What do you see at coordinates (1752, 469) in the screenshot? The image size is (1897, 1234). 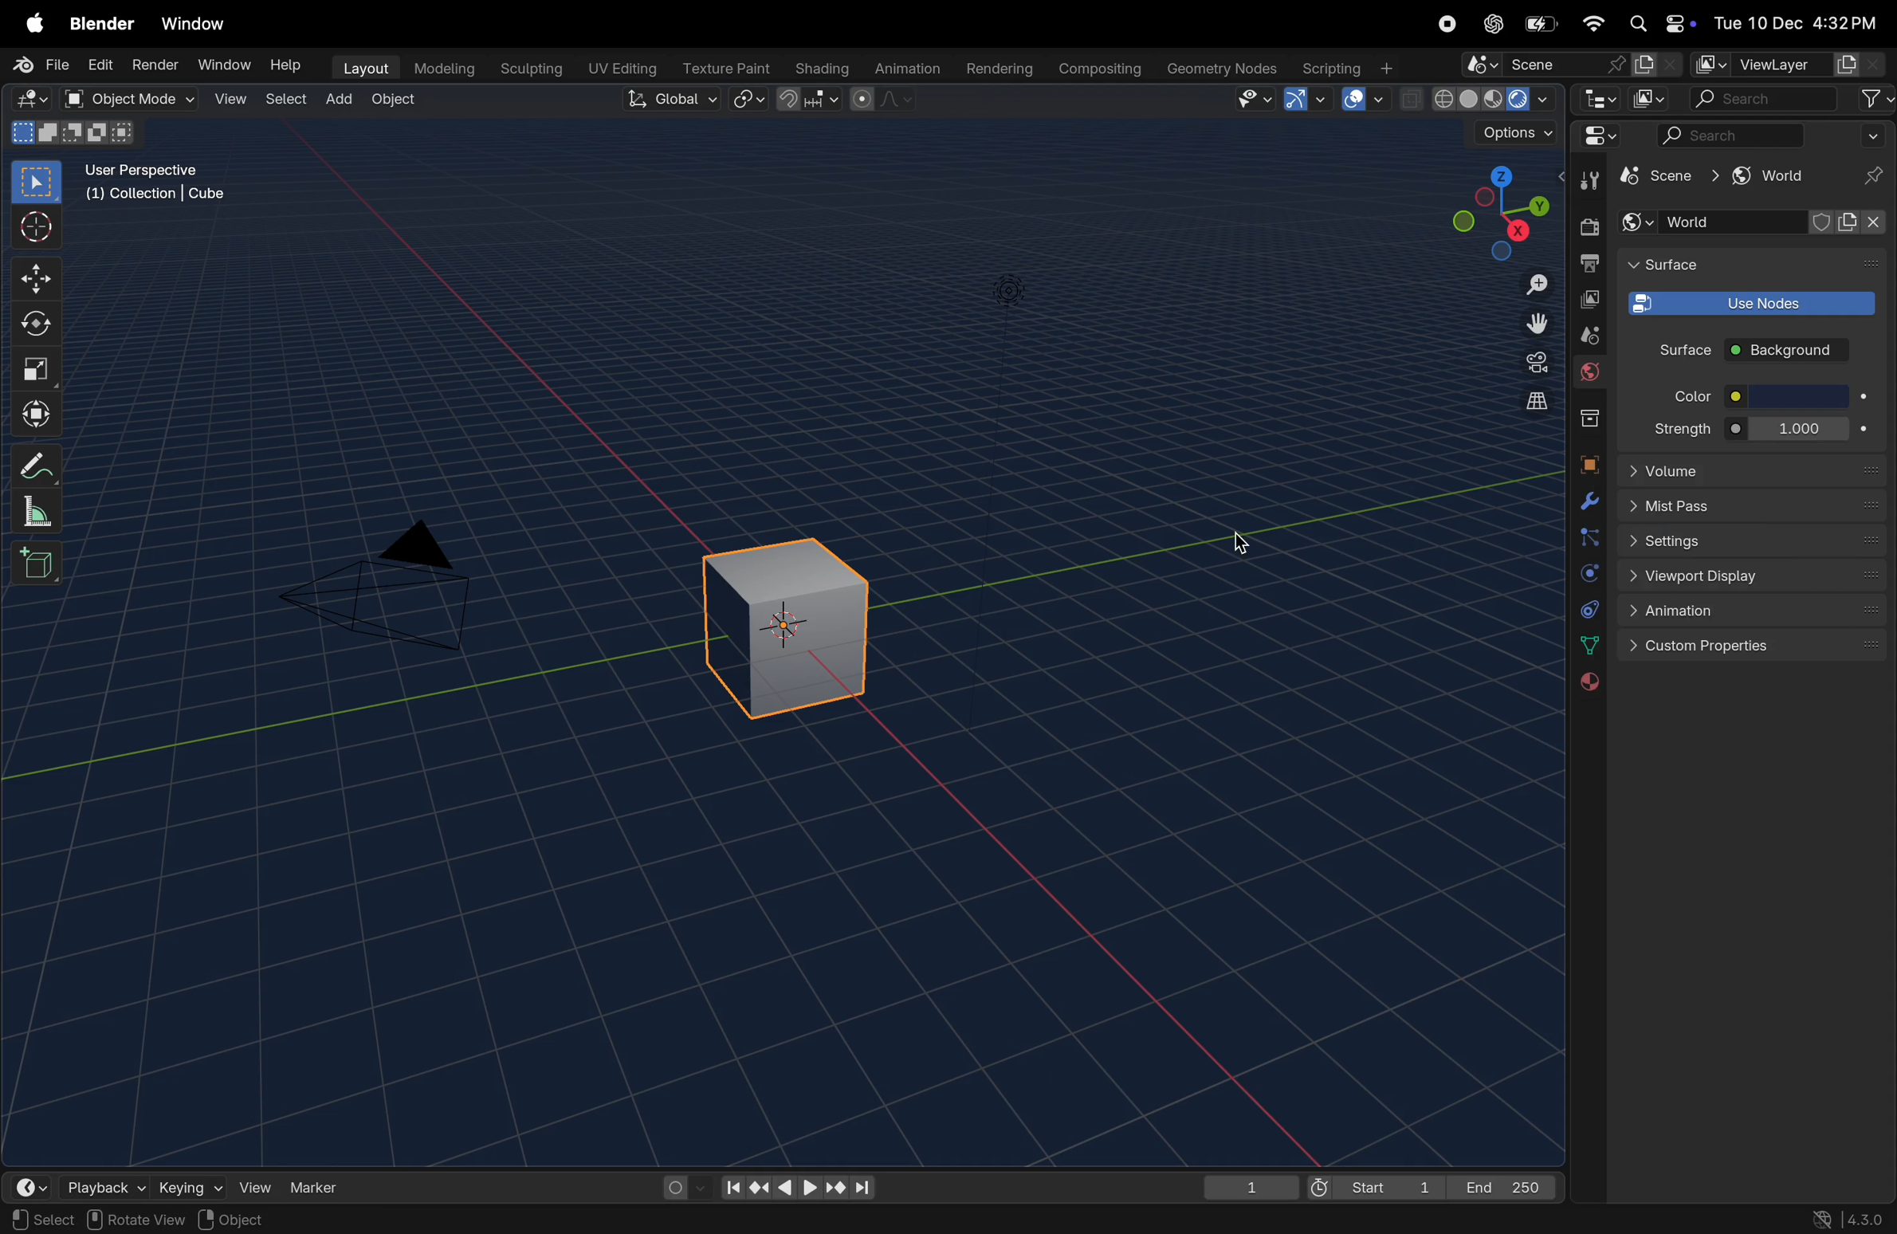 I see `volume` at bounding box center [1752, 469].